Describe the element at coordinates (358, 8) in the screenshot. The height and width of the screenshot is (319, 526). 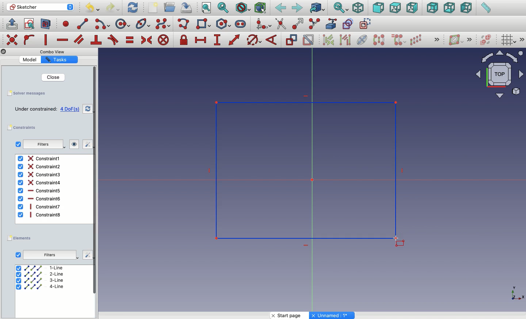
I see `Isometric` at that location.